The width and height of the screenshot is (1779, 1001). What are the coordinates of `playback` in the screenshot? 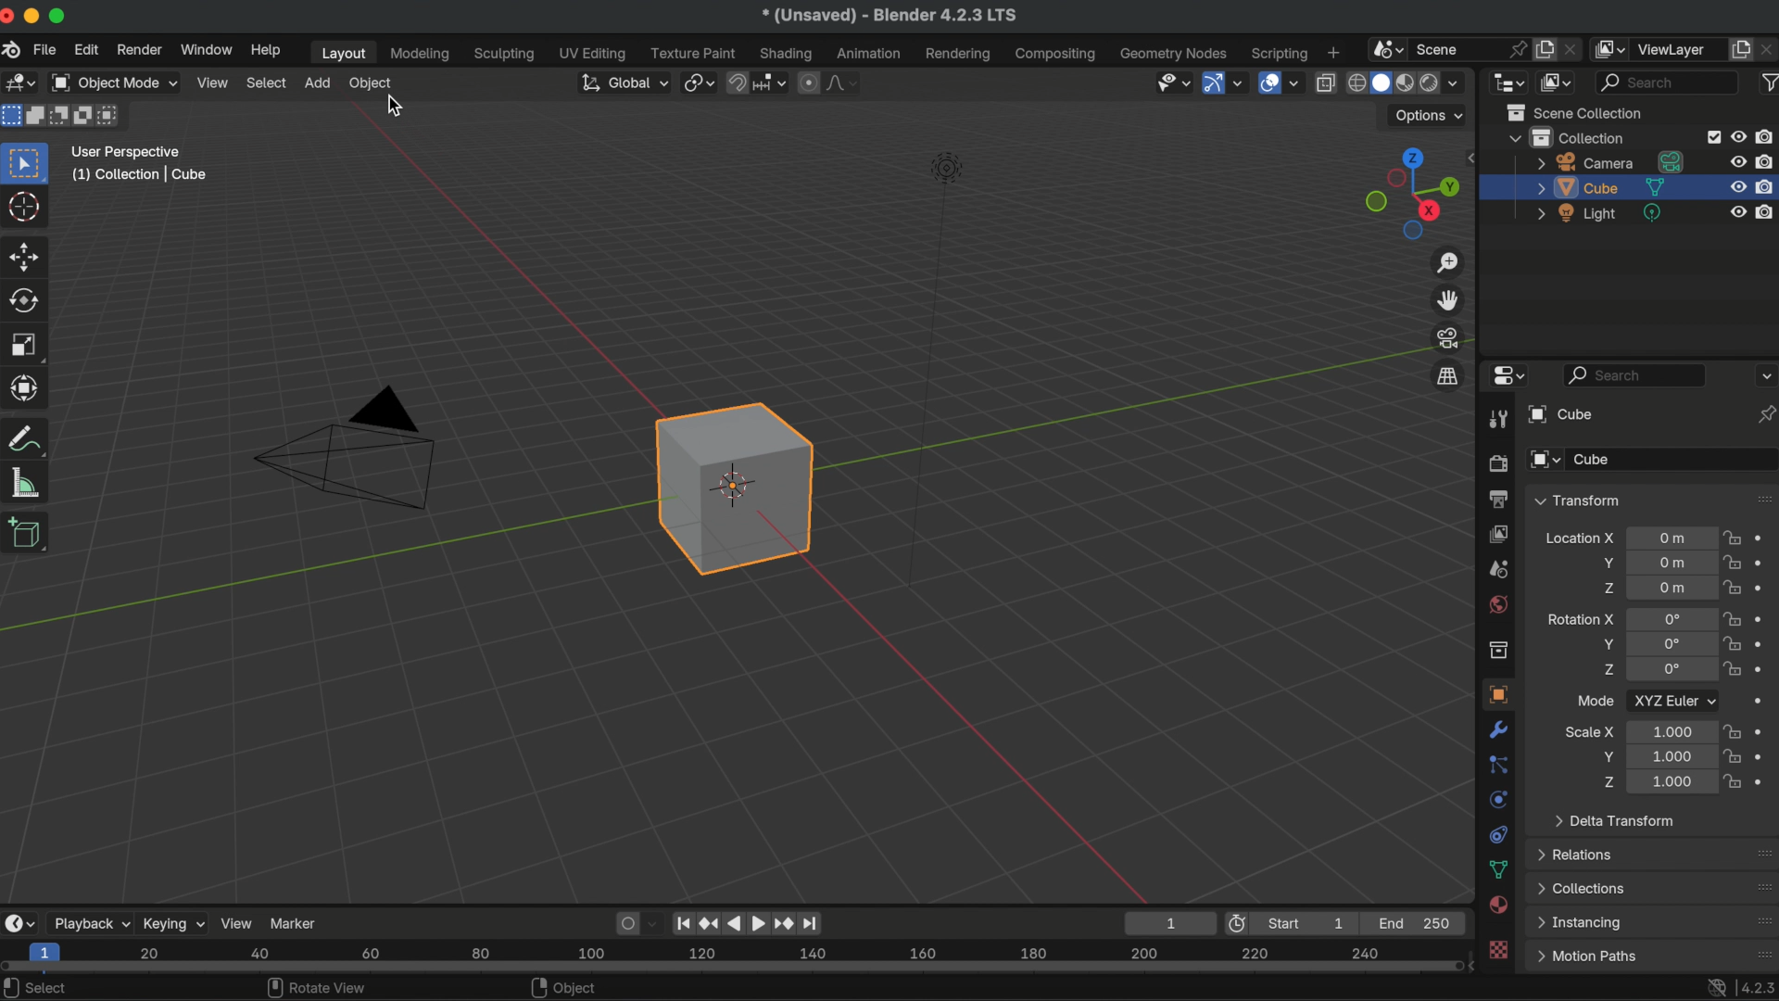 It's located at (90, 923).